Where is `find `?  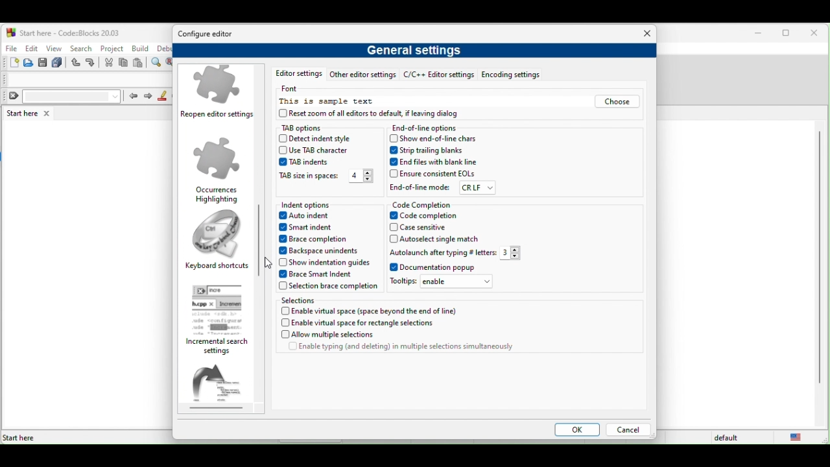
find  is located at coordinates (158, 63).